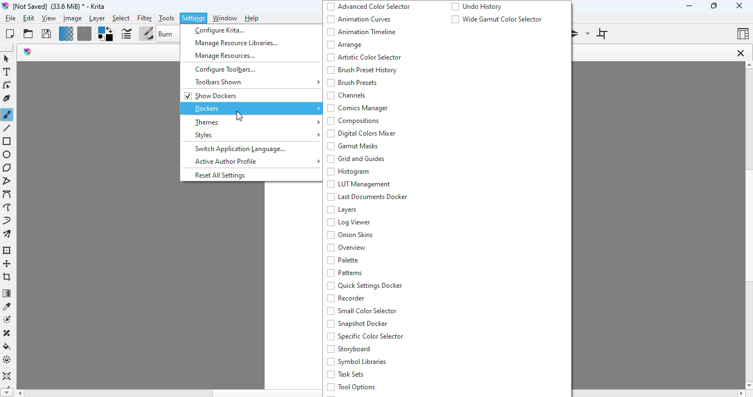  Describe the element at coordinates (8, 181) in the screenshot. I see `polyline tool` at that location.